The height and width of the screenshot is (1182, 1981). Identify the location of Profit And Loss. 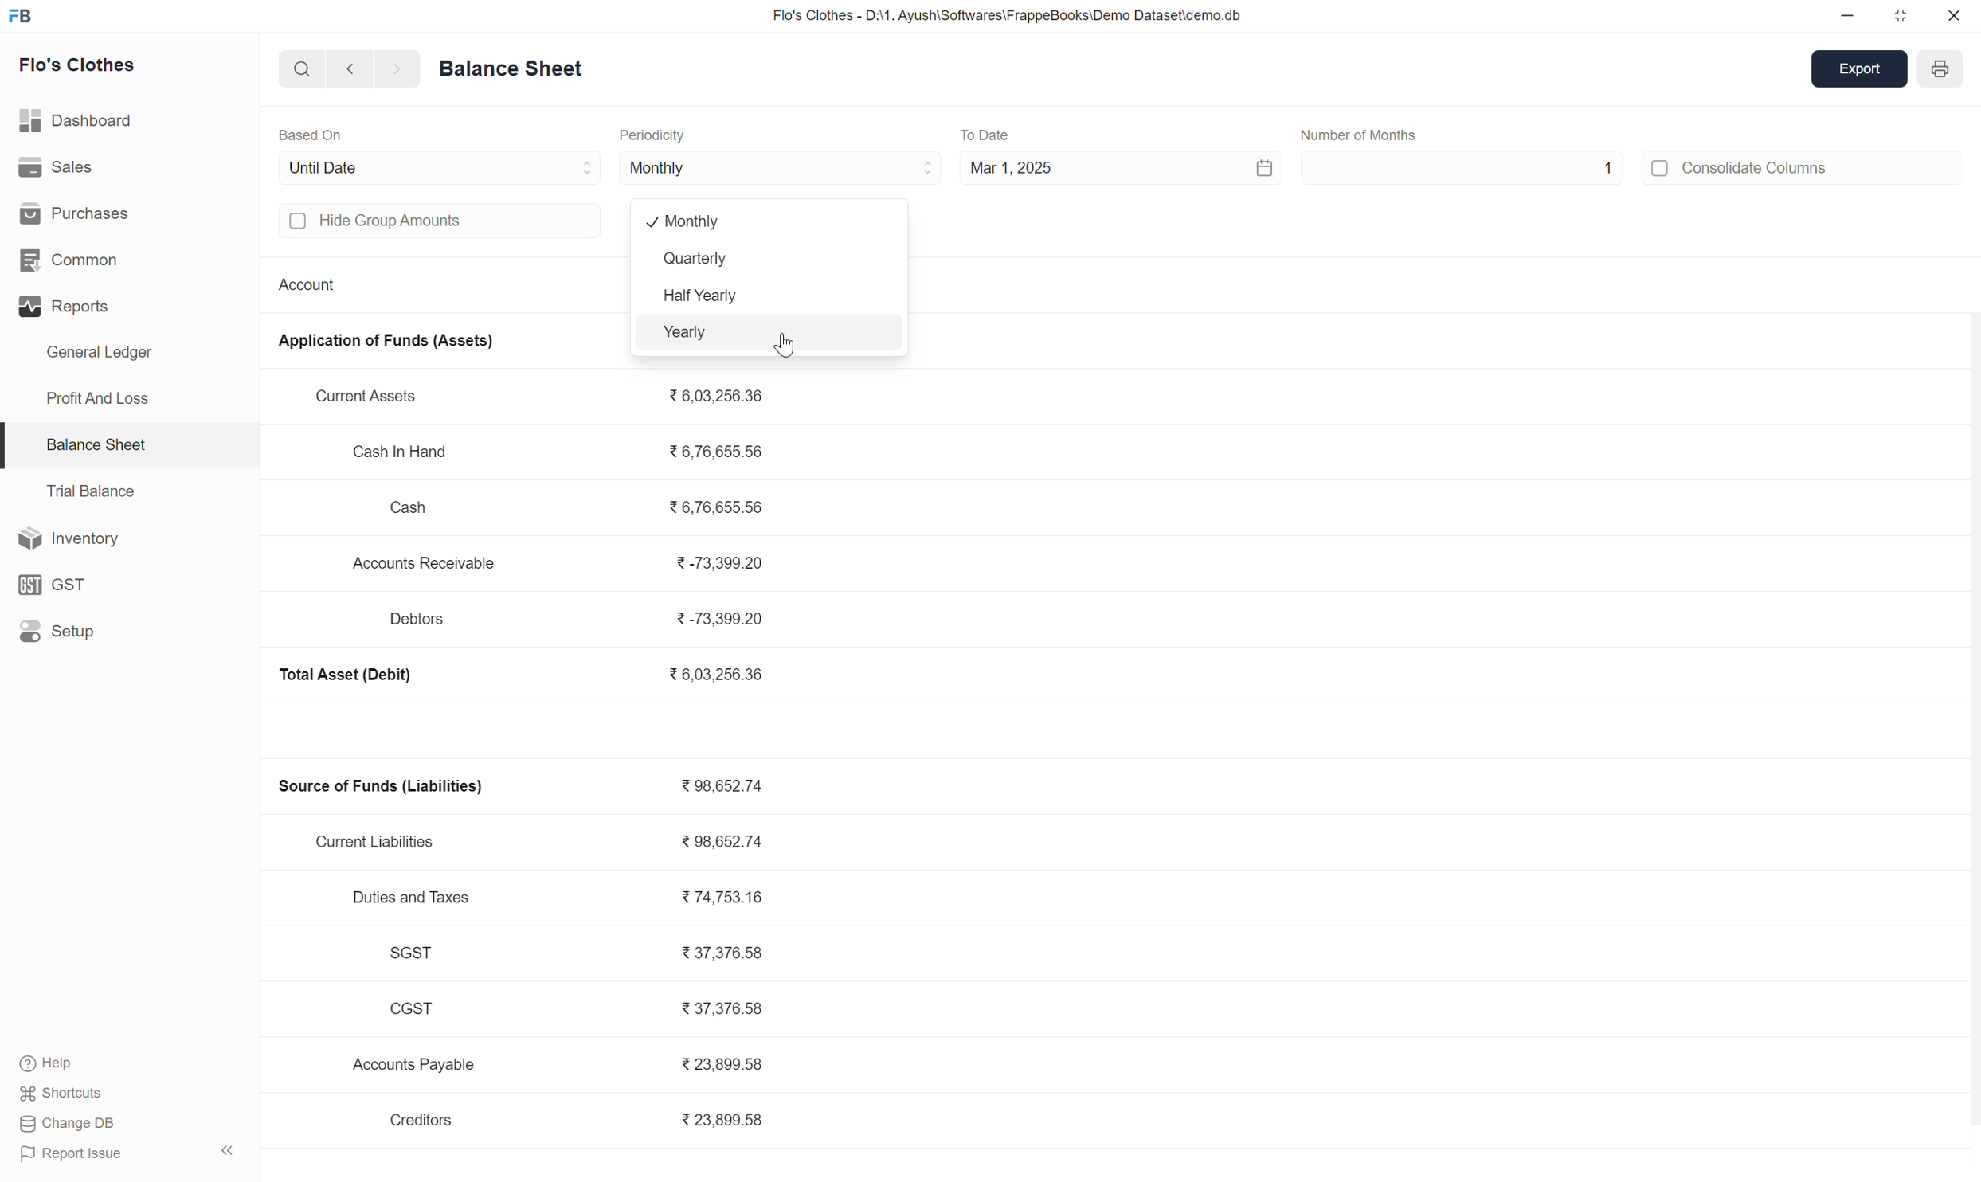
(104, 397).